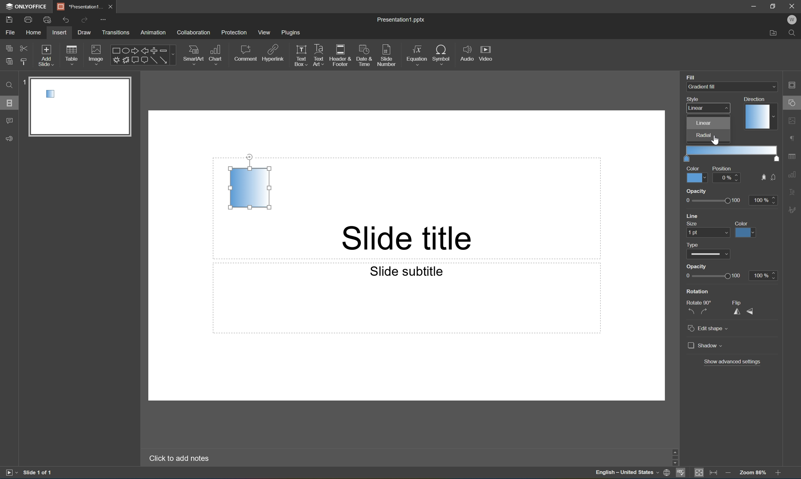 This screenshot has height=479, width=801. What do you see at coordinates (698, 291) in the screenshot?
I see `Rotation` at bounding box center [698, 291].